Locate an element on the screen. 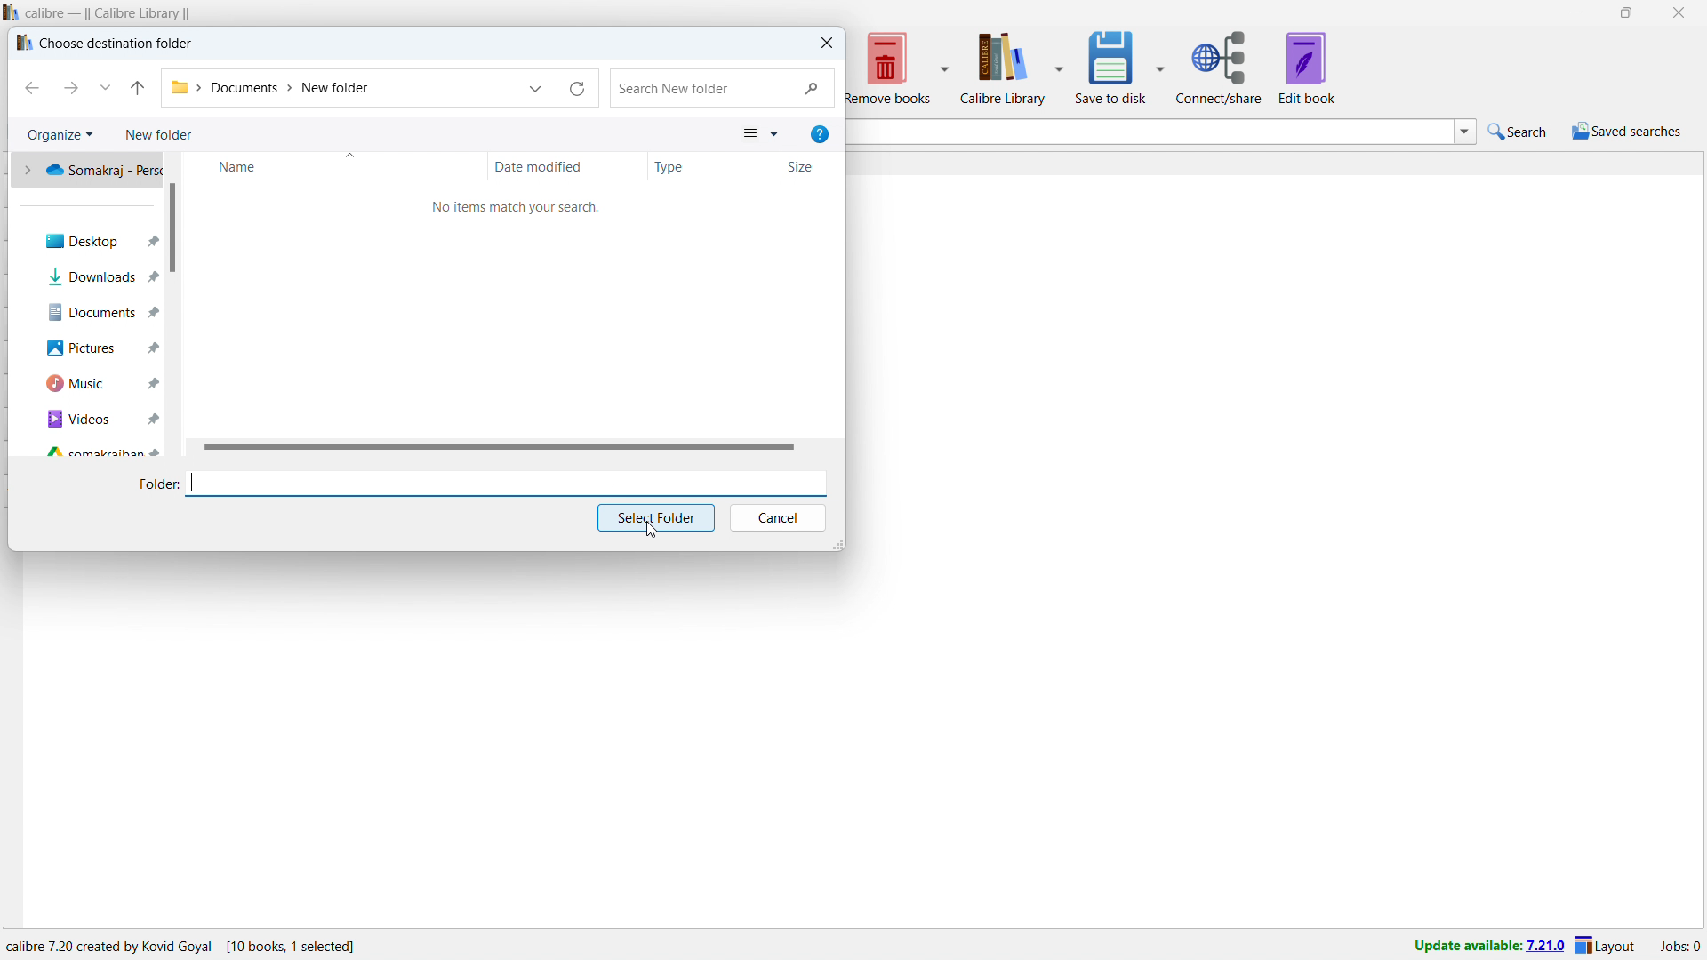 The width and height of the screenshot is (1707, 960). next folder is located at coordinates (72, 86).